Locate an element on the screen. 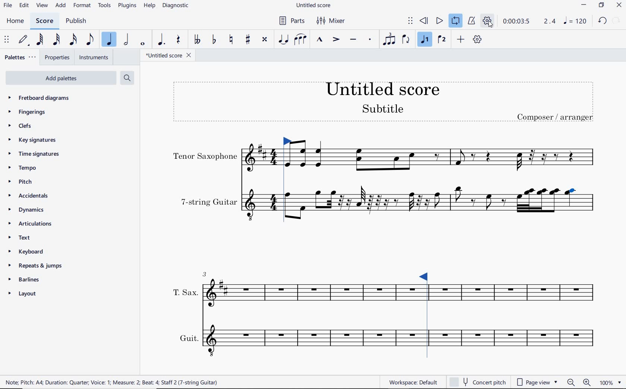 This screenshot has width=626, height=389. DYNAMICS is located at coordinates (25, 210).